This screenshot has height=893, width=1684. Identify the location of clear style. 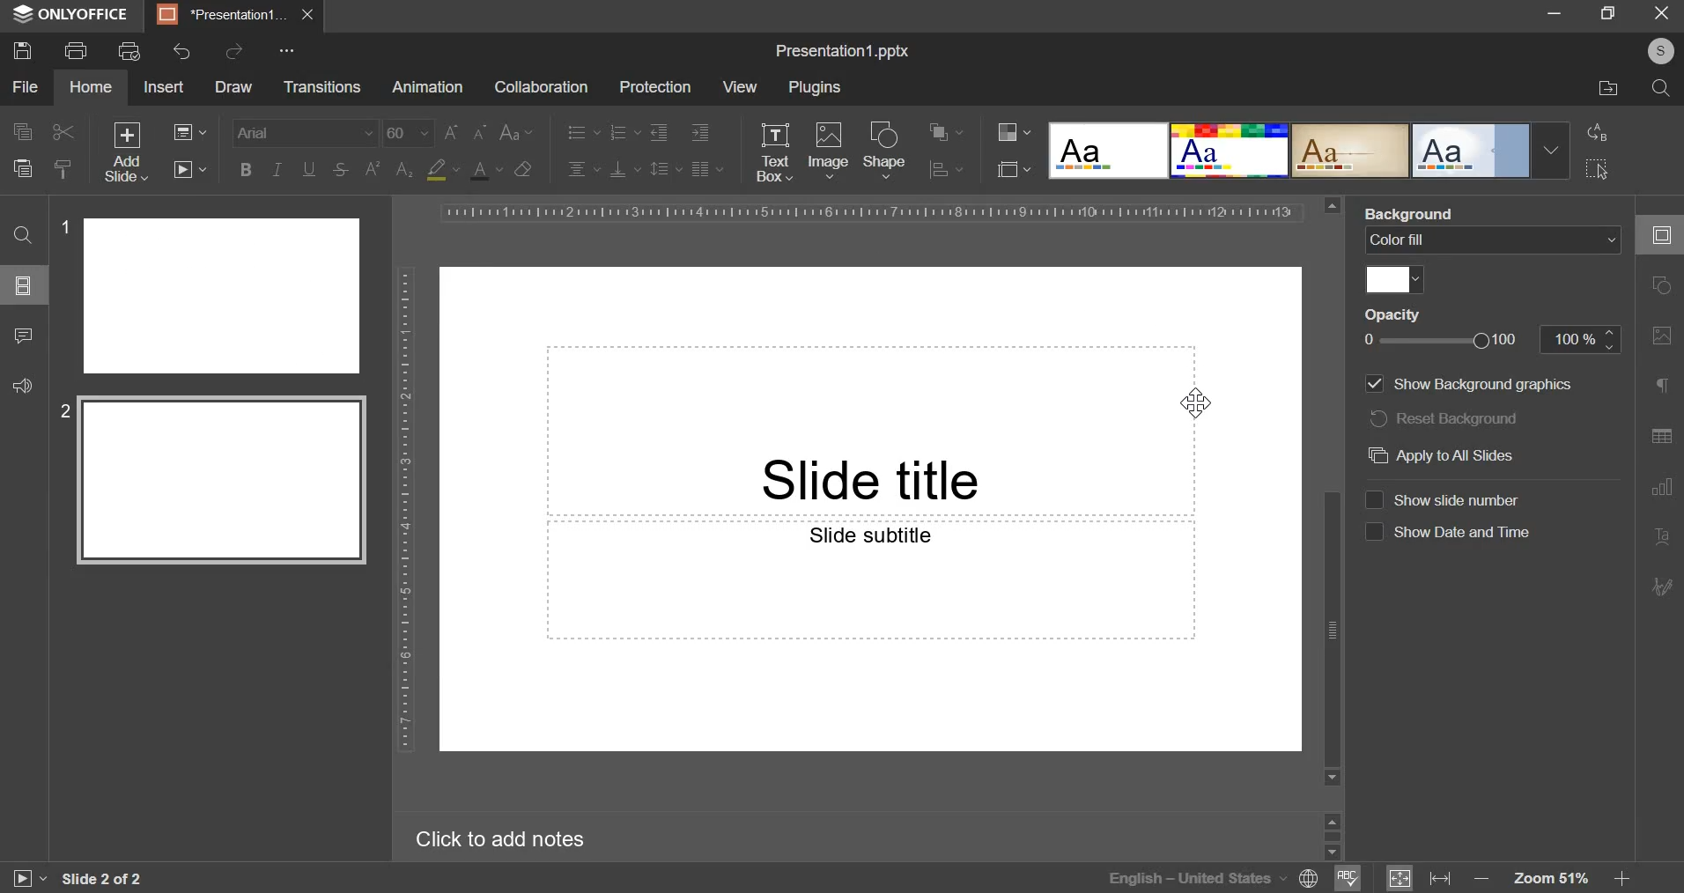
(523, 168).